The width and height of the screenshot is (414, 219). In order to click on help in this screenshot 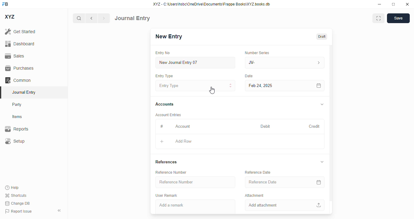, I will do `click(12, 188)`.